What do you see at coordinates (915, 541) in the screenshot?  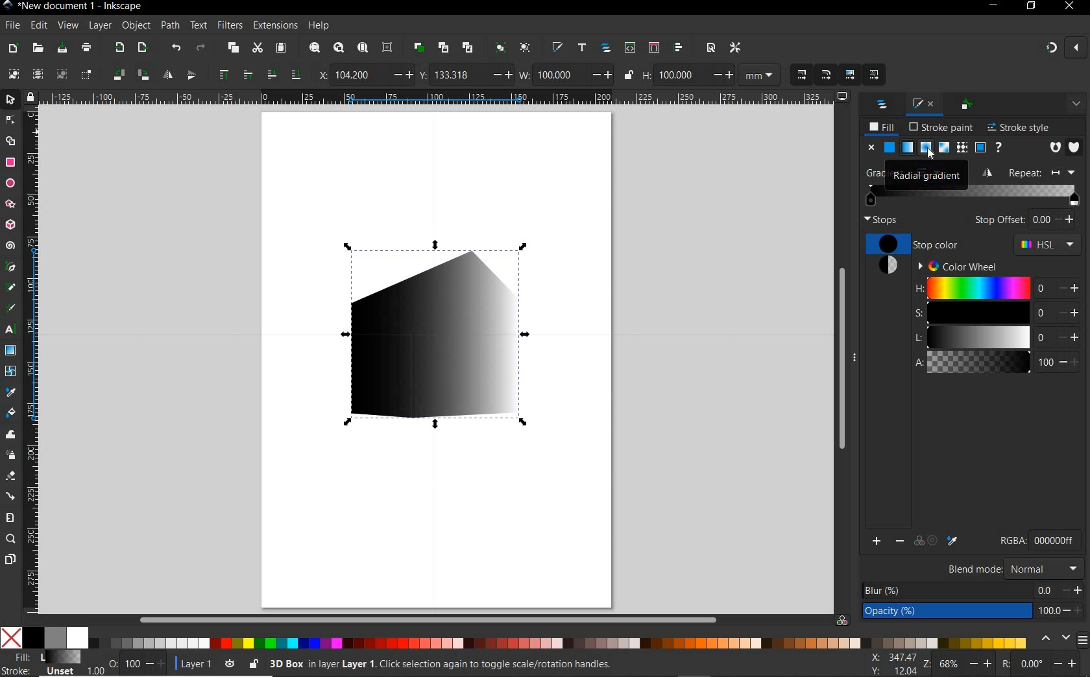 I see `color icons` at bounding box center [915, 541].